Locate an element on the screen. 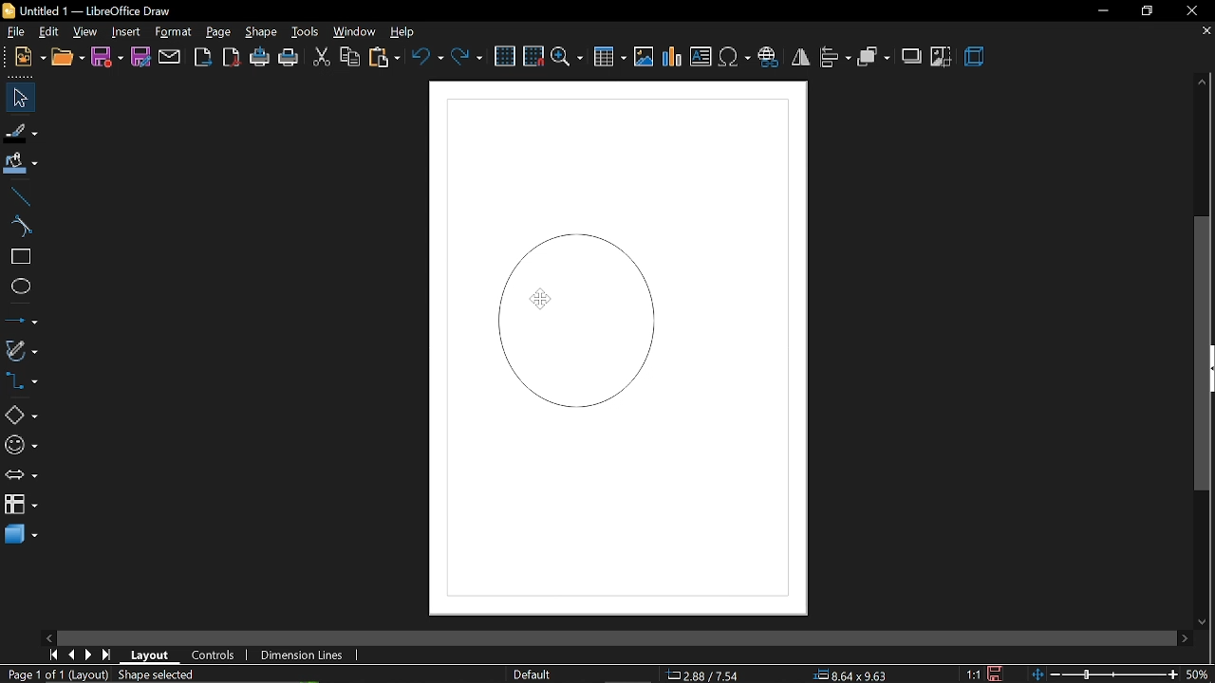  export is located at coordinates (200, 57).